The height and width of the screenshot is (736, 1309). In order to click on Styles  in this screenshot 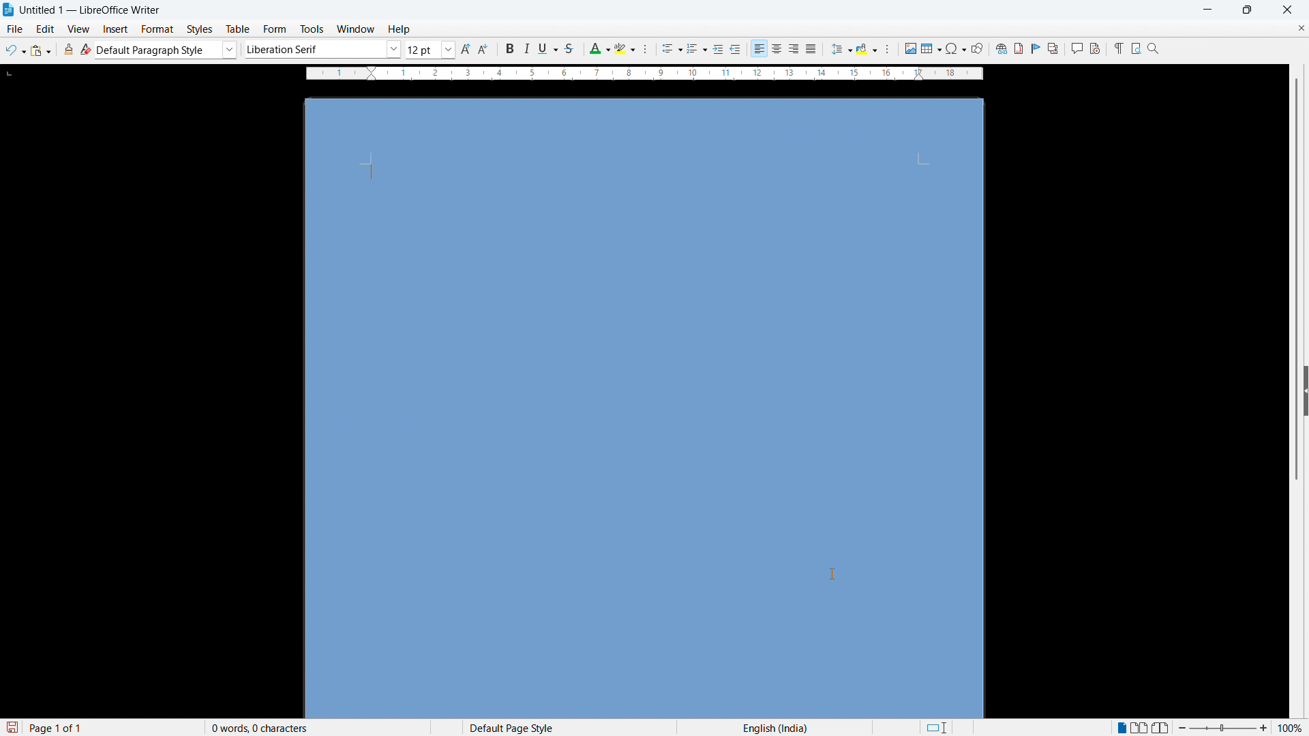, I will do `click(201, 29)`.